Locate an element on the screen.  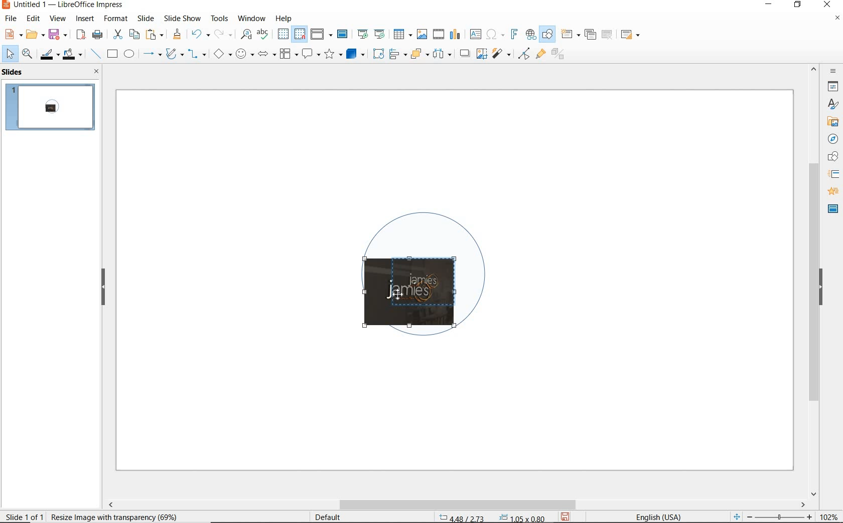
toggle extrusion is located at coordinates (560, 55).